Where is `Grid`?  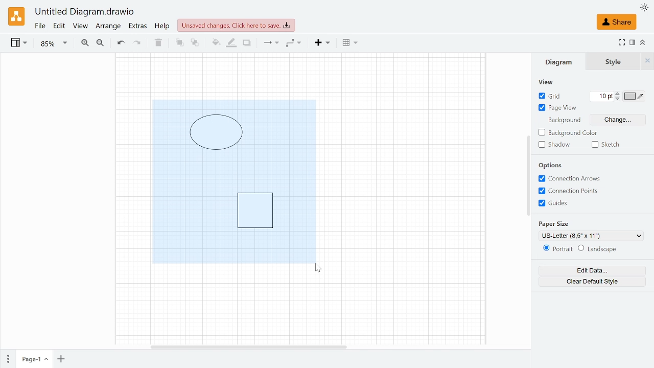
Grid is located at coordinates (551, 97).